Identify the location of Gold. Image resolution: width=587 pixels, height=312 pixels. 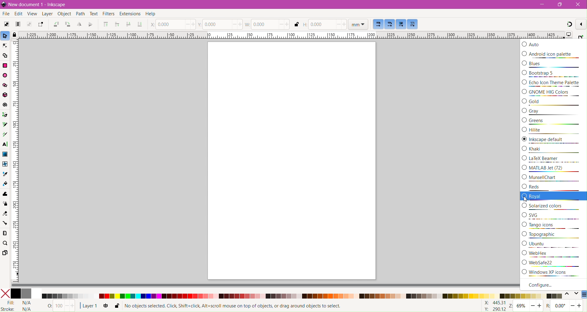
(553, 102).